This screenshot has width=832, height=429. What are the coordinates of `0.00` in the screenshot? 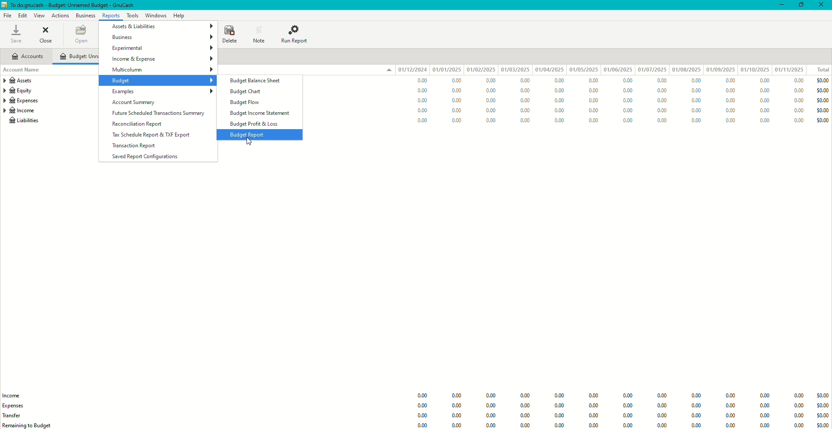 It's located at (662, 406).